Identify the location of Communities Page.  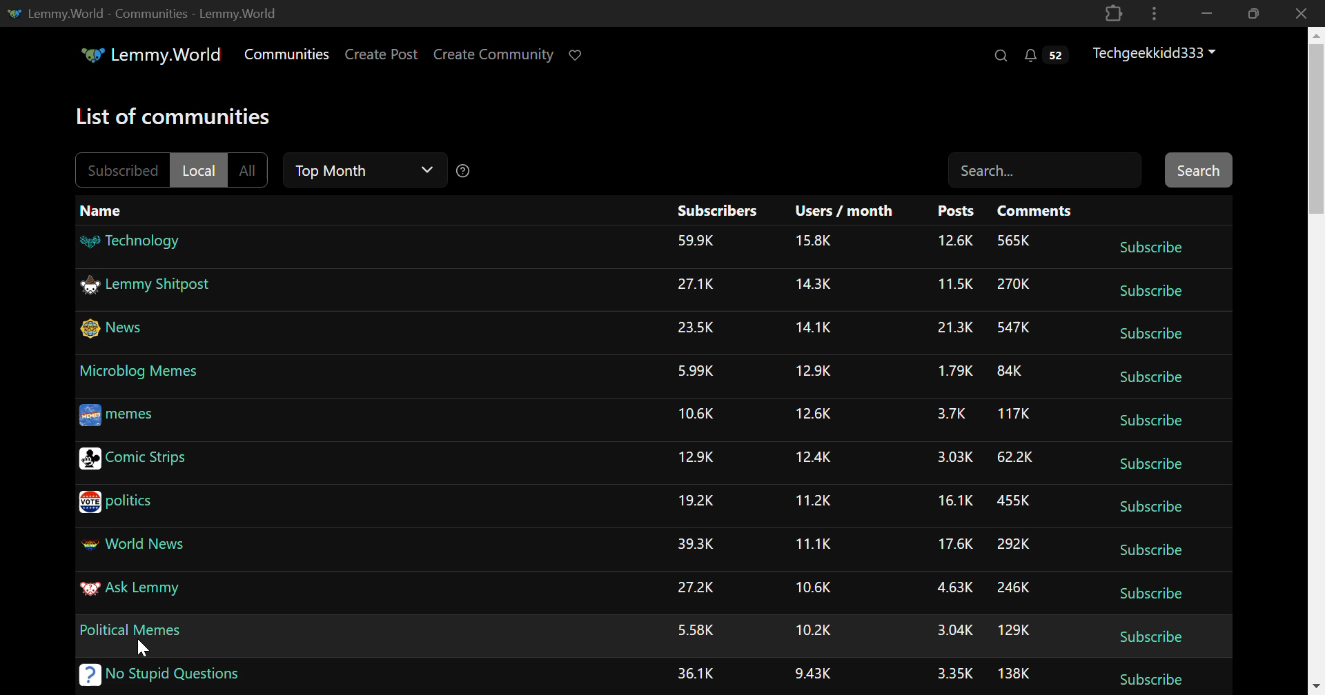
(286, 54).